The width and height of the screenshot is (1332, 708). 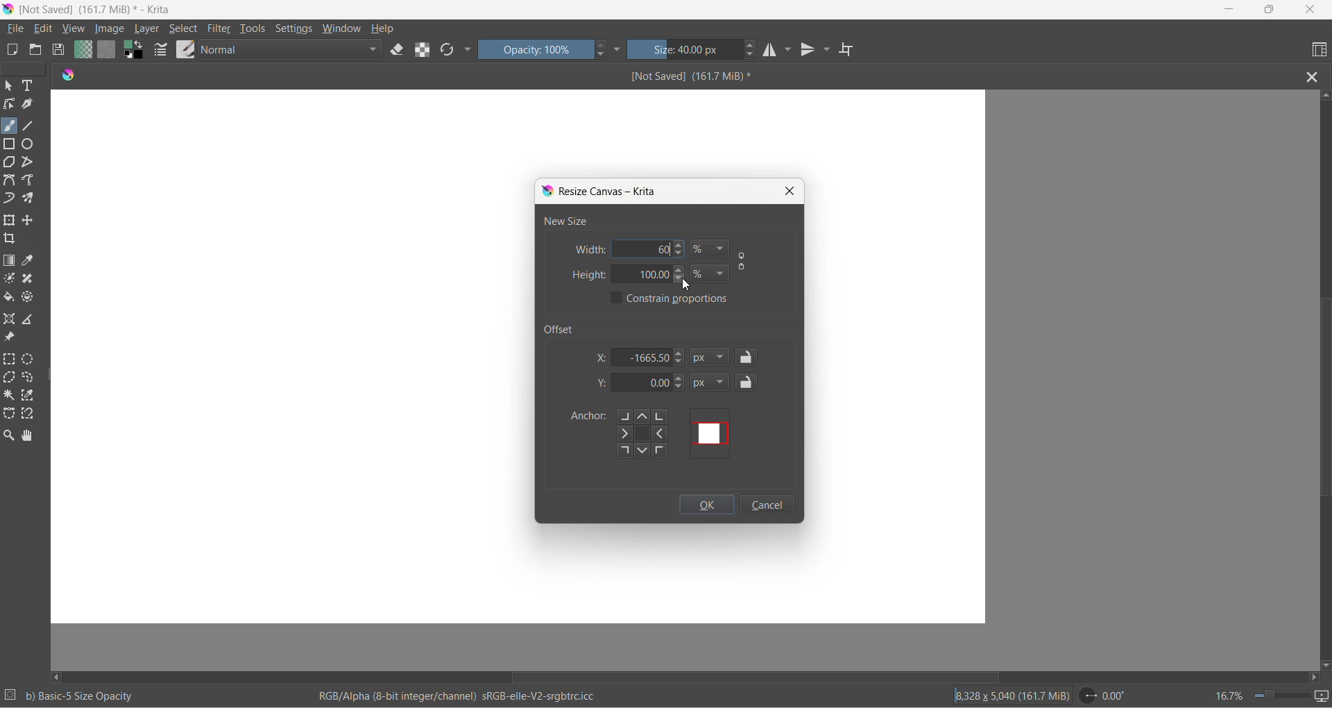 I want to click on enclose and fill tool, so click(x=26, y=300).